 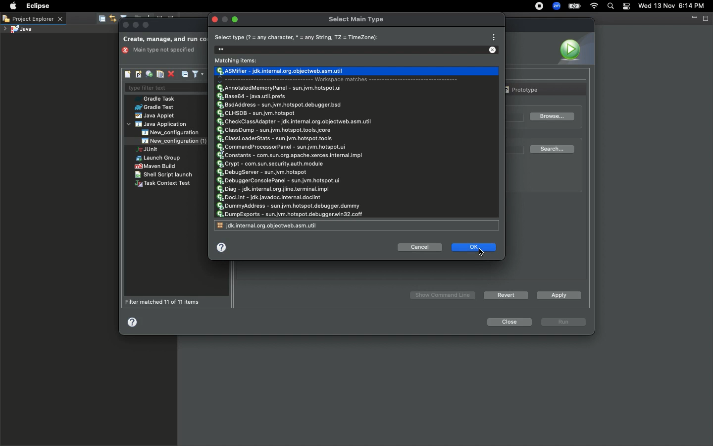 I want to click on Recording, so click(x=539, y=6).